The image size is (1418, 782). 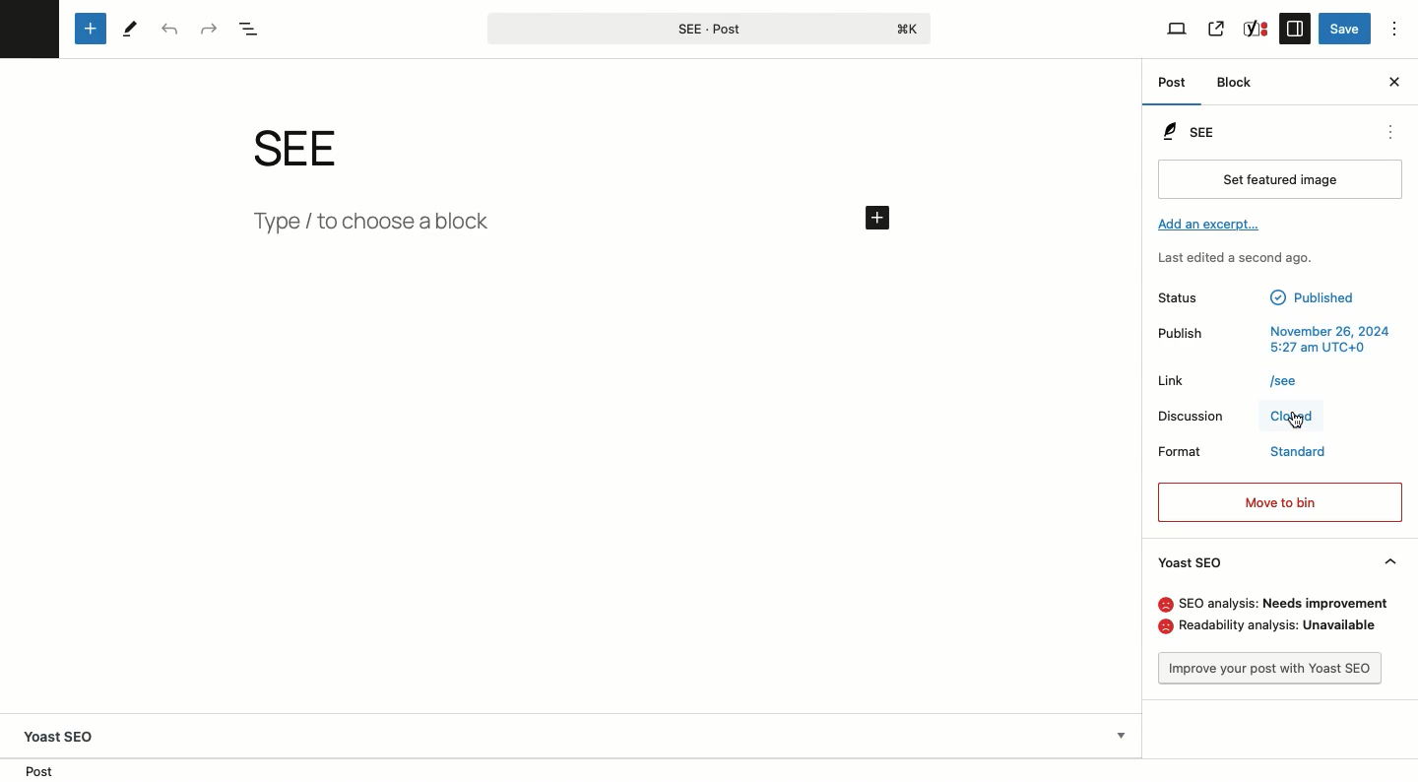 I want to click on Discussion, so click(x=1191, y=416).